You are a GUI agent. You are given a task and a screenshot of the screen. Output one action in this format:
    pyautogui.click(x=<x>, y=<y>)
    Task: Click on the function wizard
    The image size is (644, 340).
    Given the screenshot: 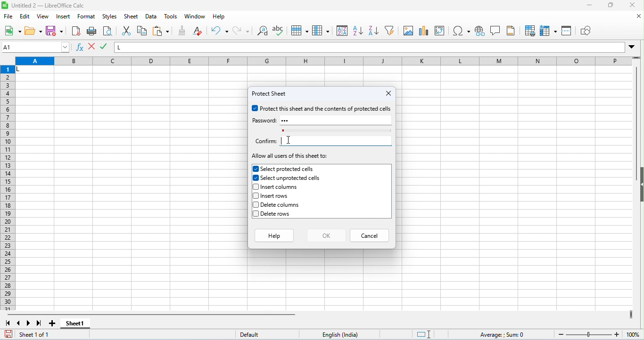 What is the action you would take?
    pyautogui.click(x=81, y=48)
    